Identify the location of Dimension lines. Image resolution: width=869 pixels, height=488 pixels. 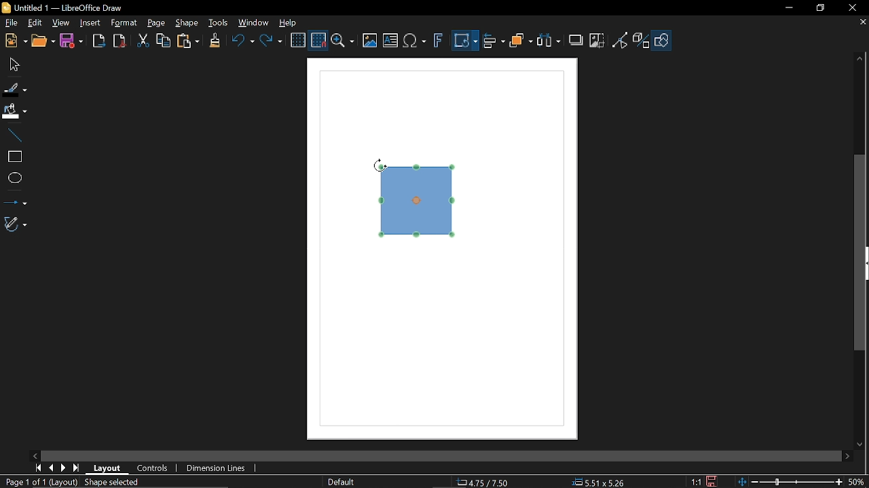
(213, 468).